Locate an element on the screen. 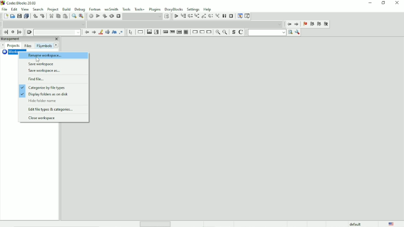  Zoom in is located at coordinates (218, 33).